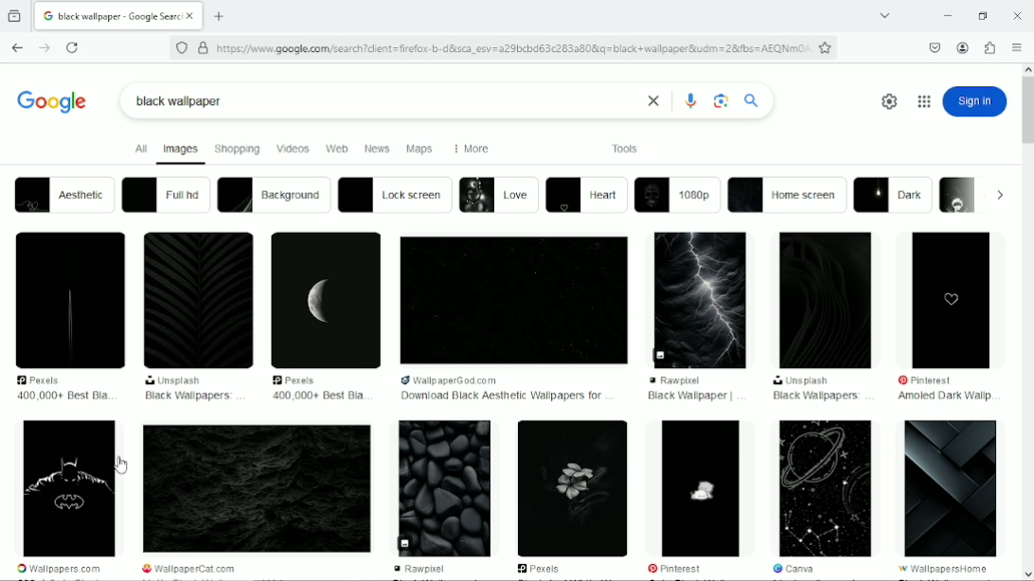  What do you see at coordinates (138, 149) in the screenshot?
I see `all` at bounding box center [138, 149].